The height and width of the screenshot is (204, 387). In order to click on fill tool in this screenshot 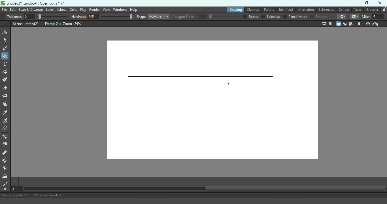, I will do `click(342, 17)`.